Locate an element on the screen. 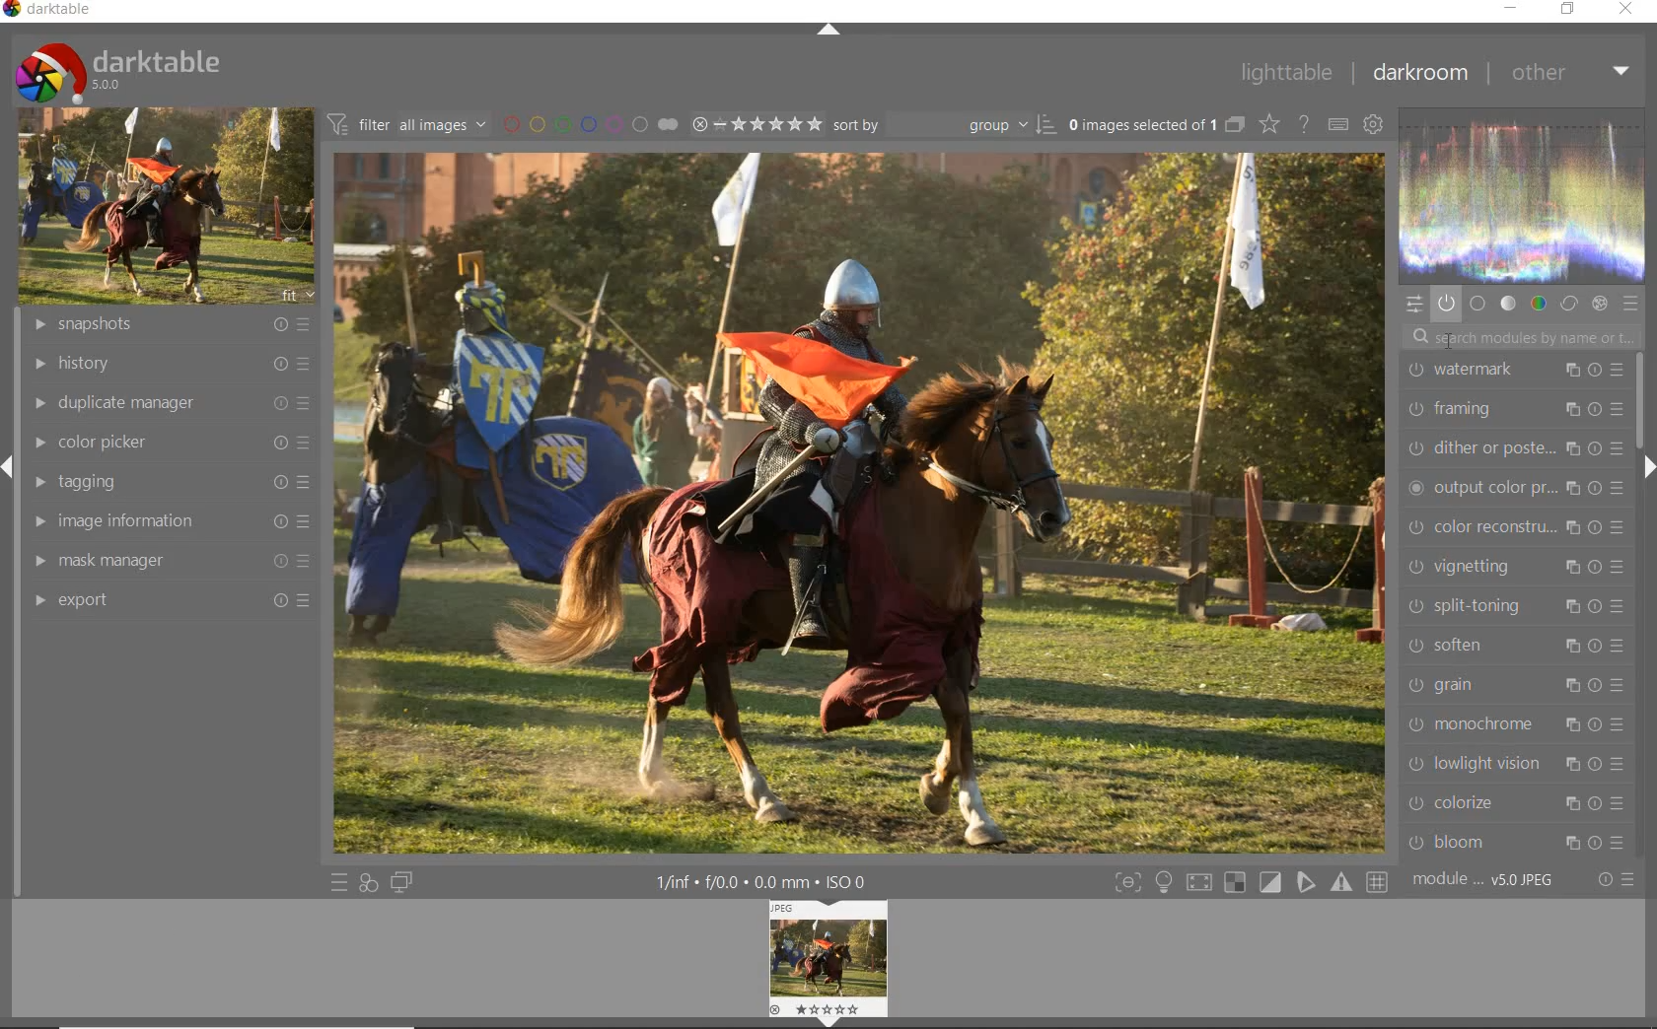  color is located at coordinates (1540, 304).